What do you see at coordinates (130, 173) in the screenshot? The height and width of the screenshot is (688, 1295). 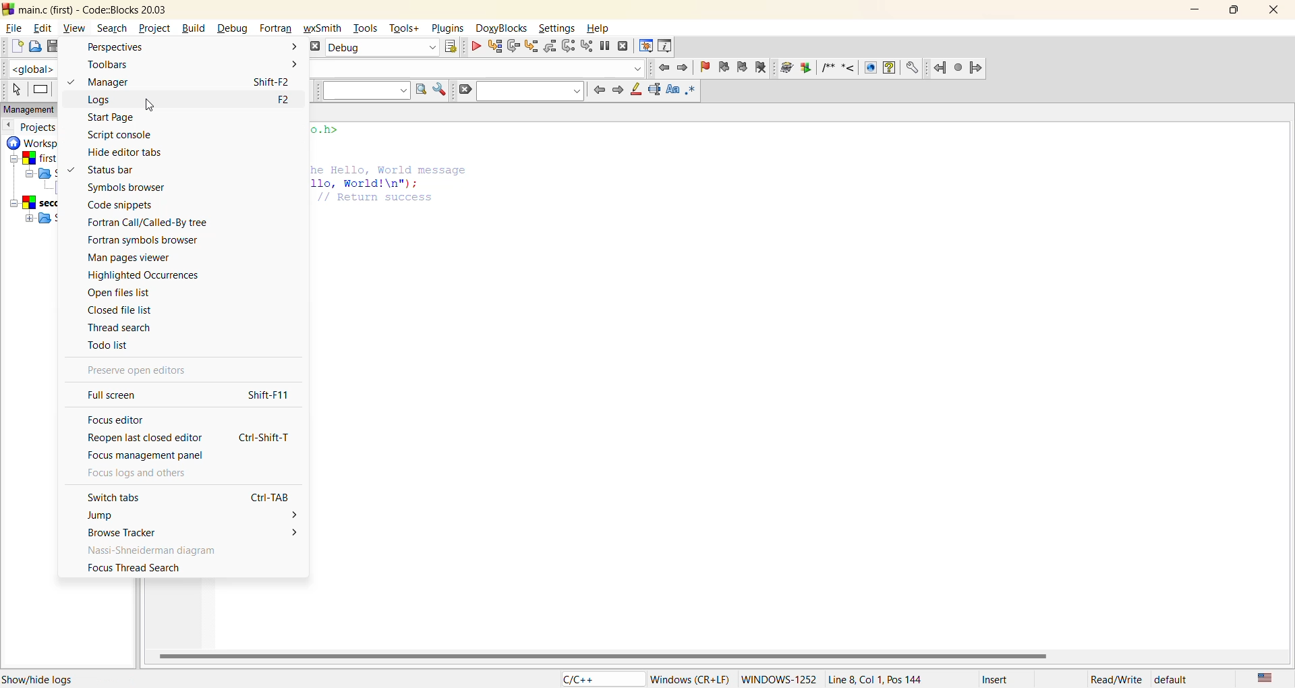 I see `status bar` at bounding box center [130, 173].